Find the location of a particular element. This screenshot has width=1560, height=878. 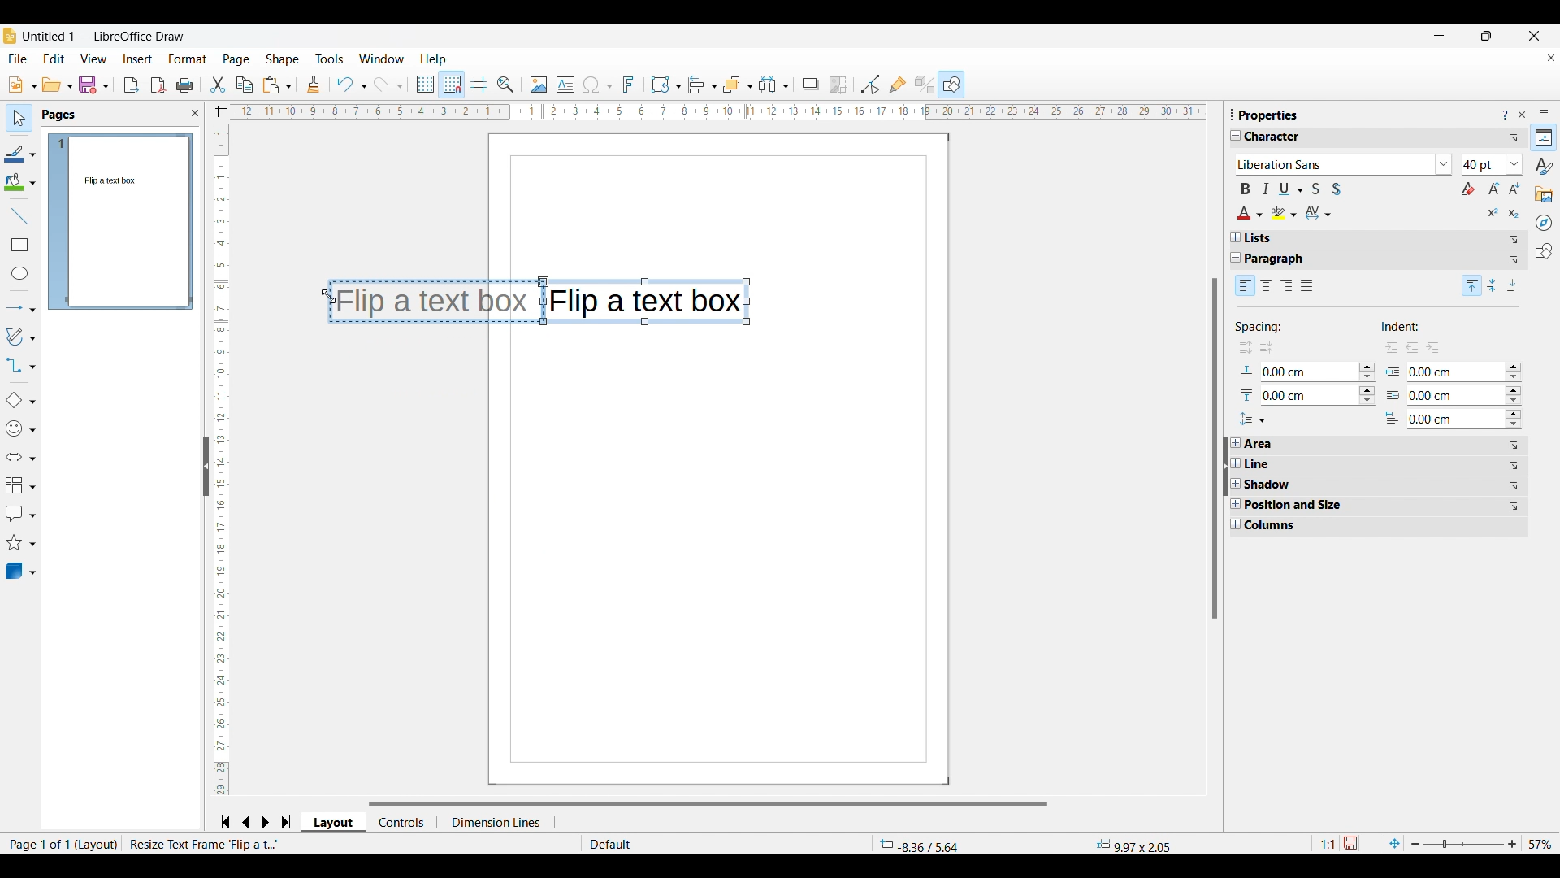

Click to save document is located at coordinates (1350, 843).